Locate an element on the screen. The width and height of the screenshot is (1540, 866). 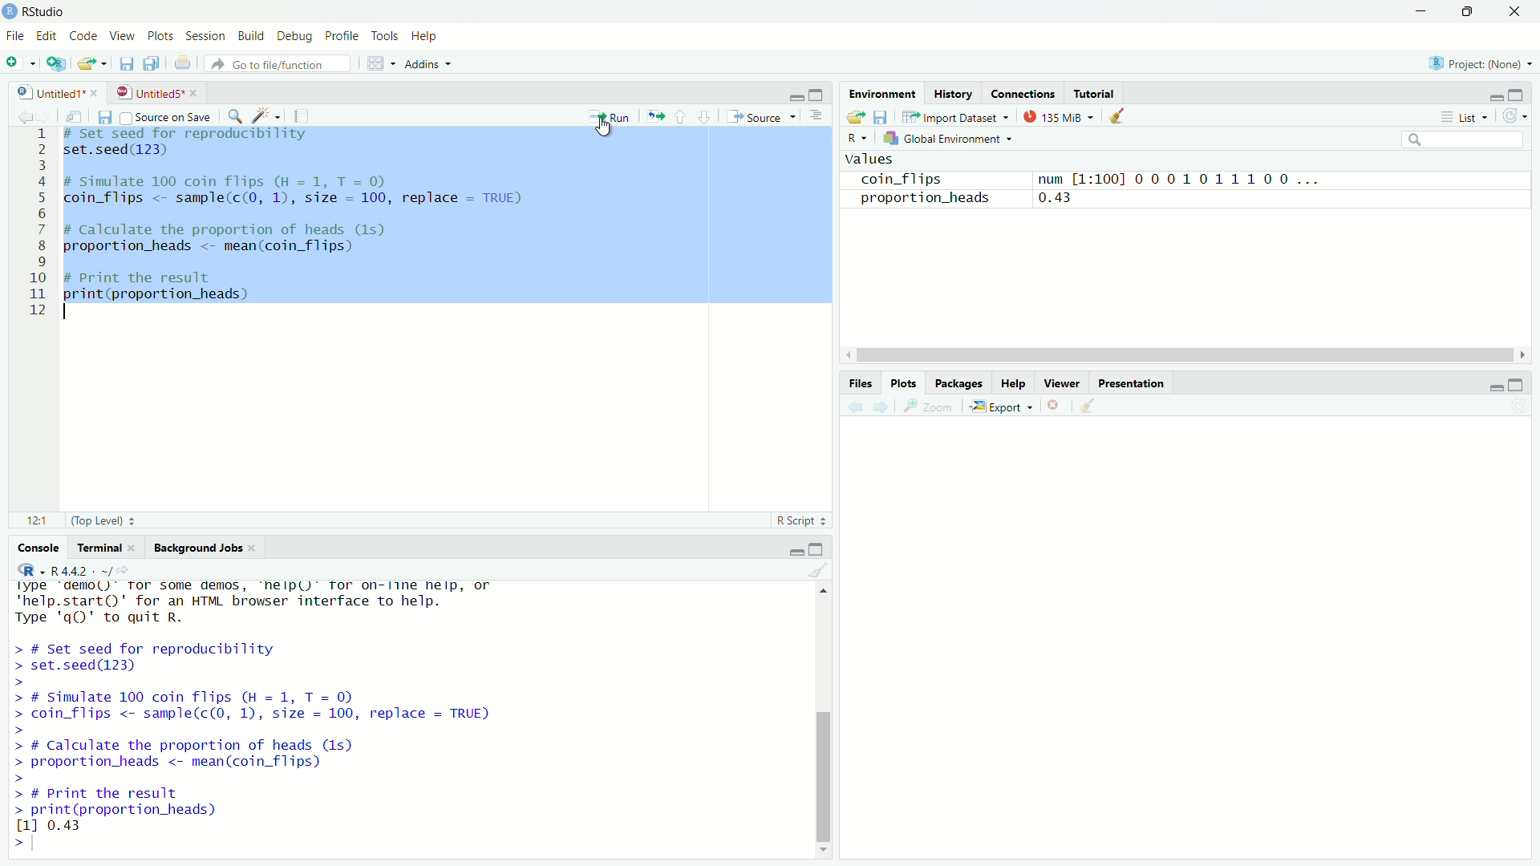
session is located at coordinates (205, 34).